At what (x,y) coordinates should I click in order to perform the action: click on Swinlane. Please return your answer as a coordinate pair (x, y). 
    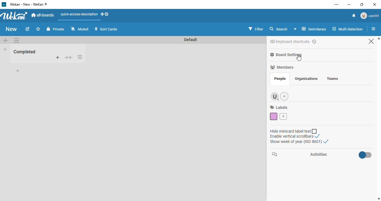
    Looking at the image, I should click on (310, 29).